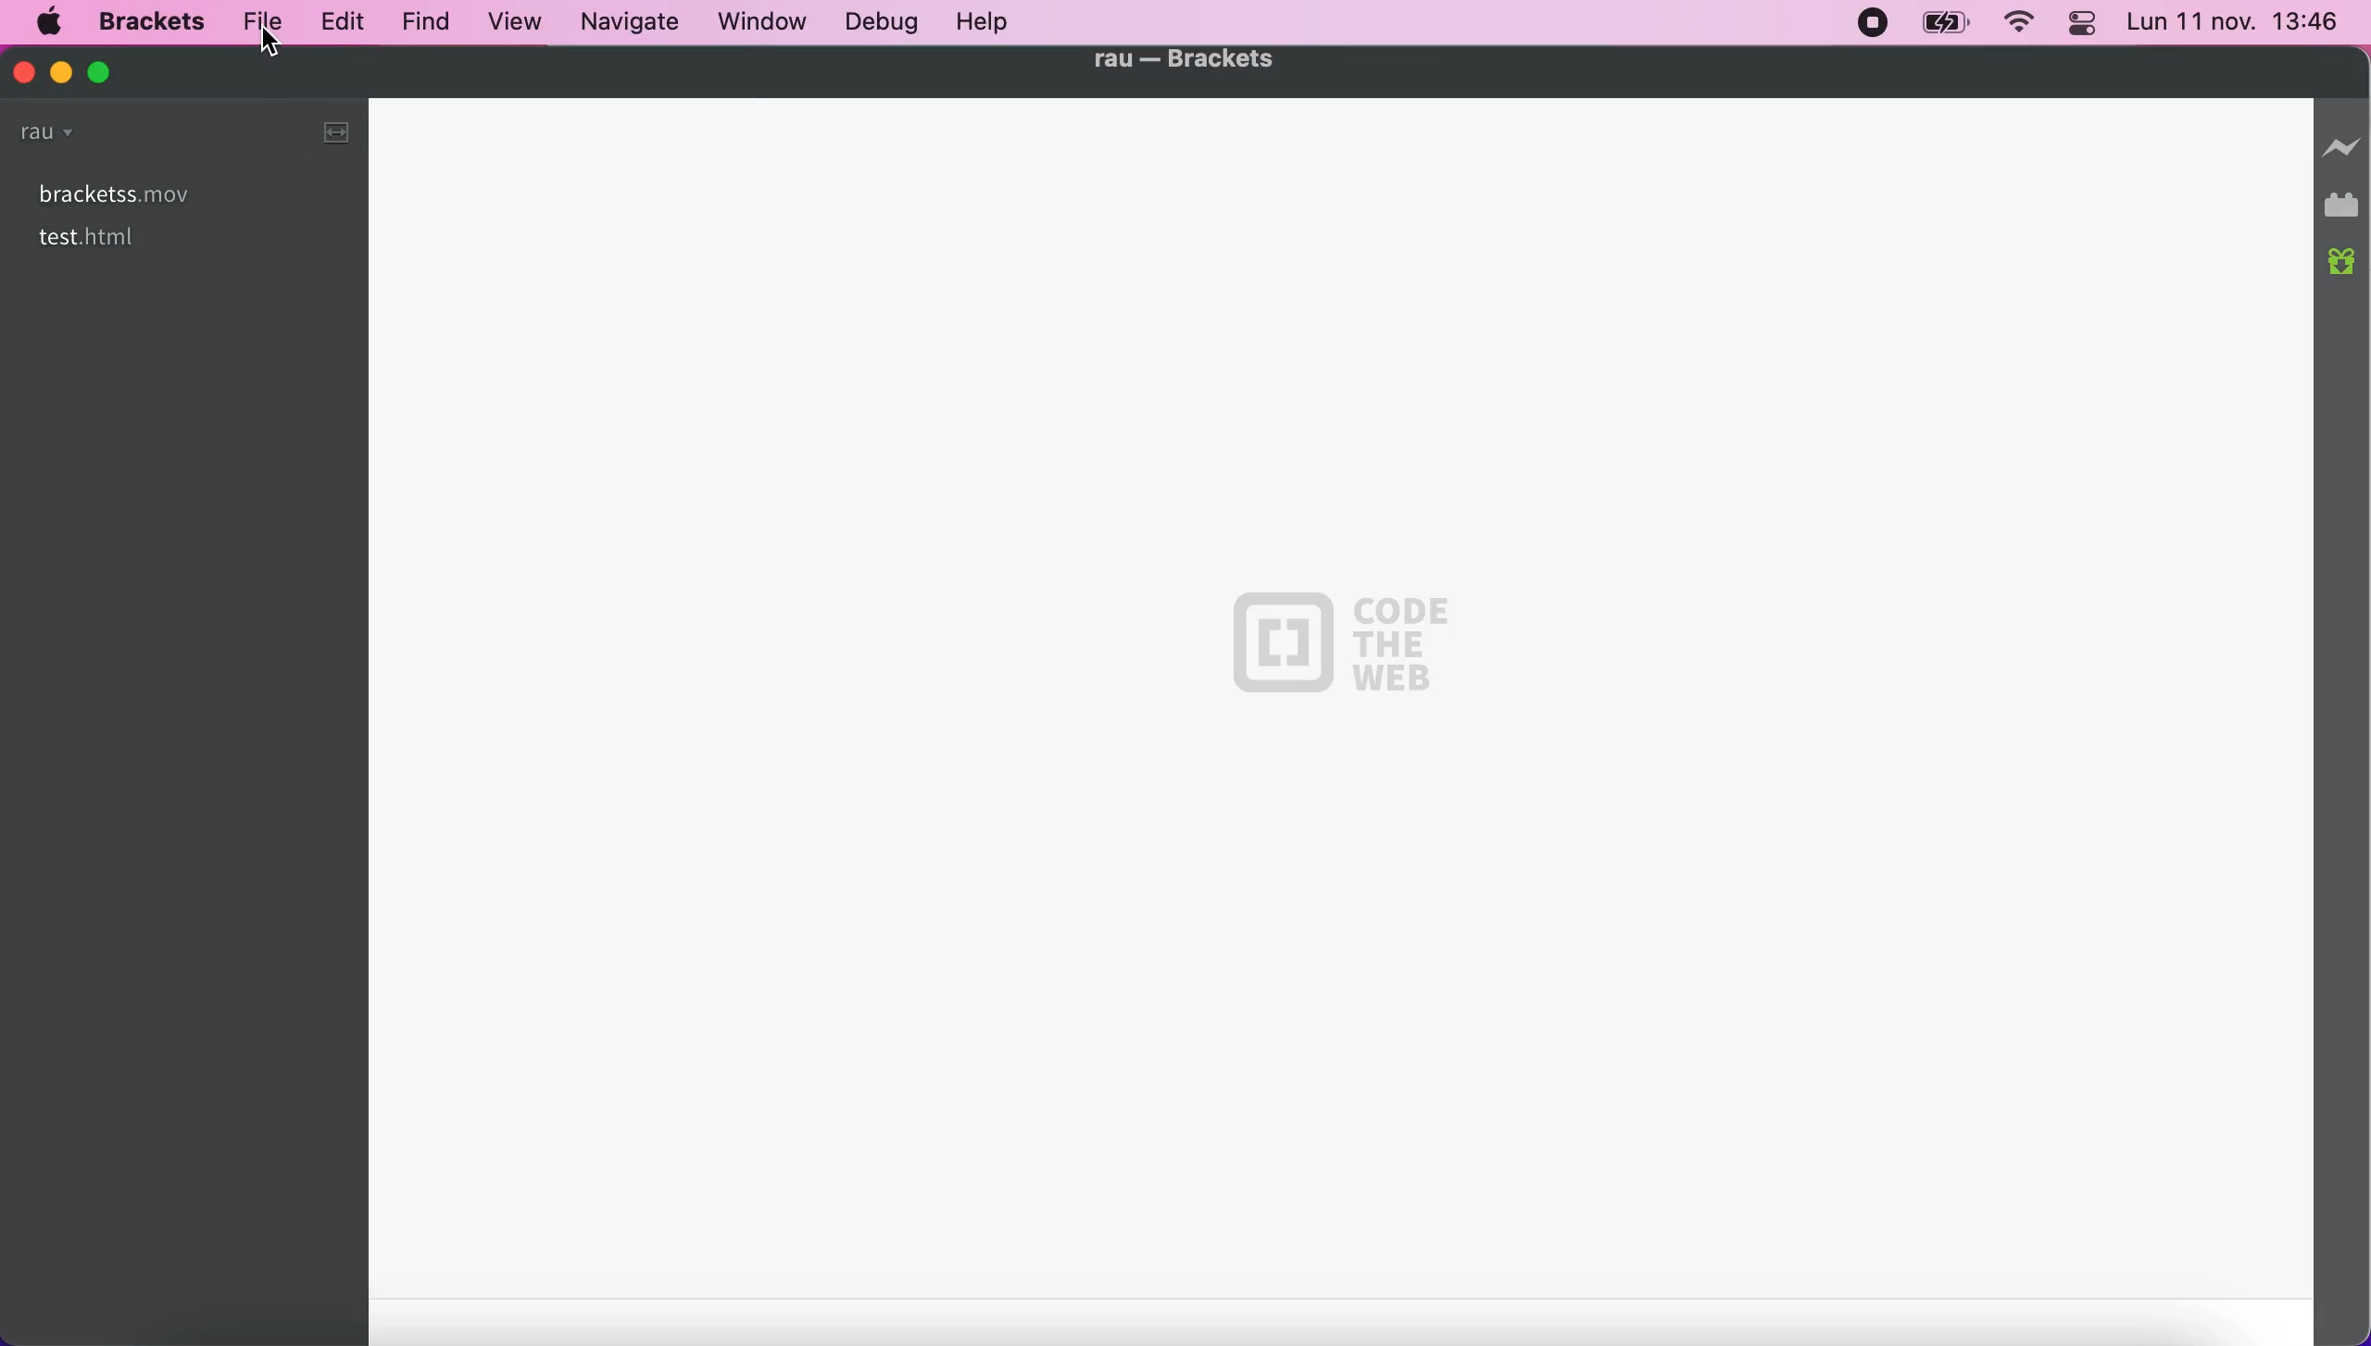  Describe the element at coordinates (1184, 60) in the screenshot. I see `file name` at that location.